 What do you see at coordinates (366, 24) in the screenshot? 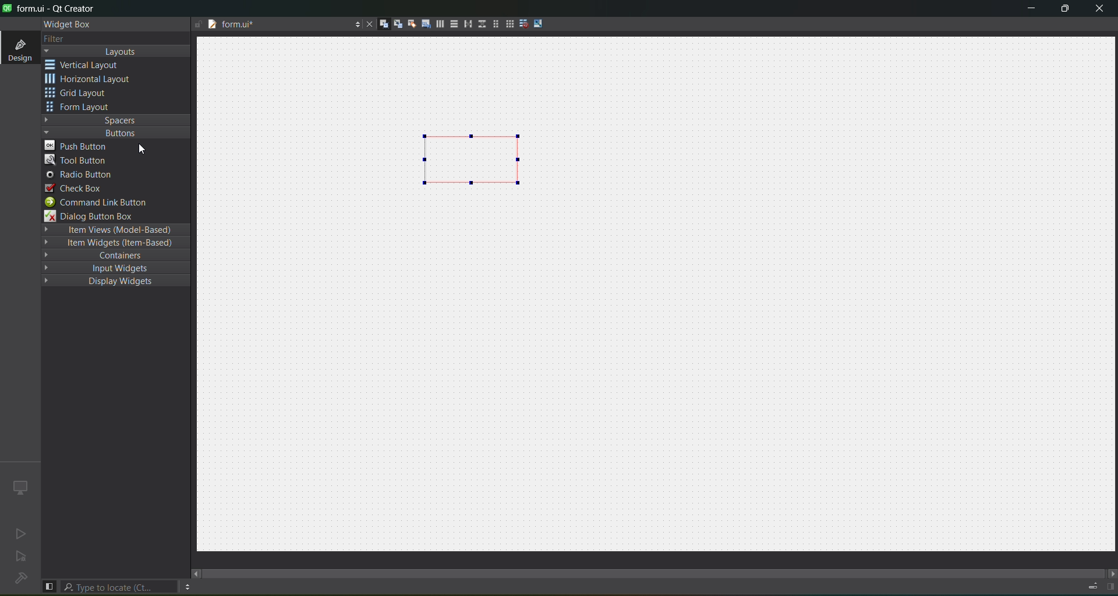
I see `close tab` at bounding box center [366, 24].